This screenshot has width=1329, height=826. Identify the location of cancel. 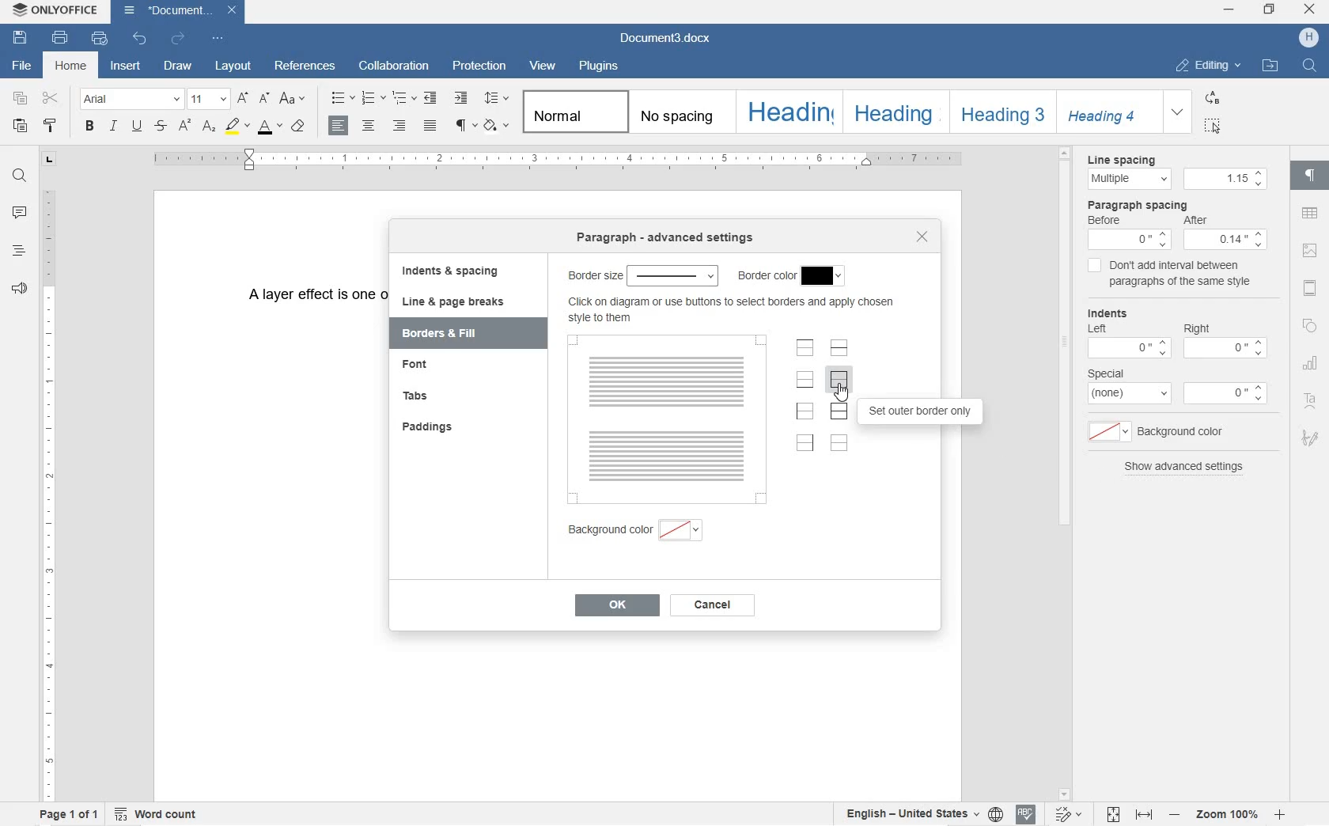
(710, 605).